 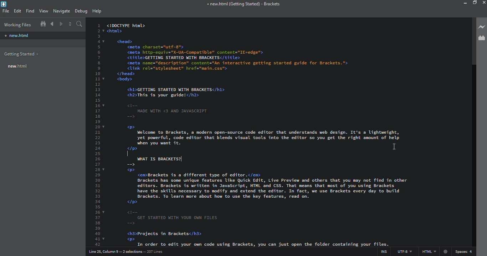 I want to click on test code, so click(x=264, y=202).